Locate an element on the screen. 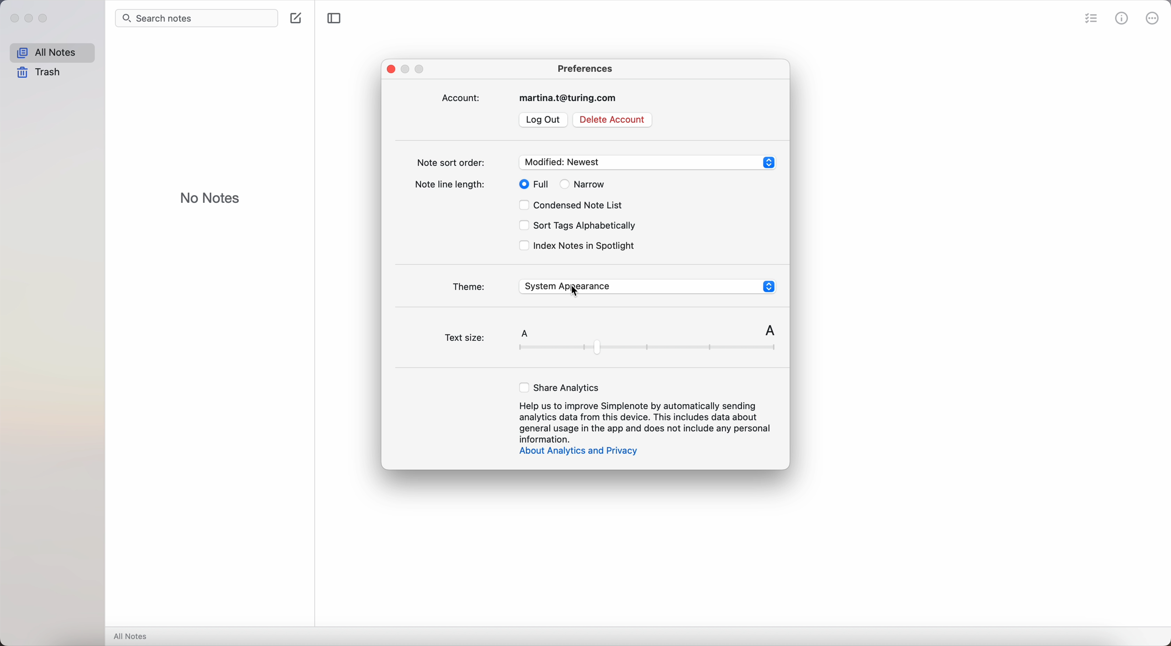  maximize Simplenote is located at coordinates (422, 70).